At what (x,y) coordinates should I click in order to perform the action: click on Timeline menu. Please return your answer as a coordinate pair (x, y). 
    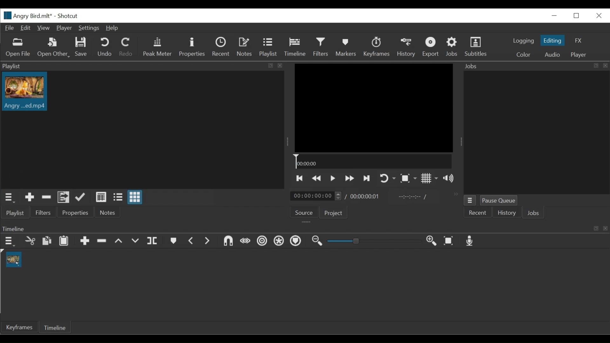
    Looking at the image, I should click on (8, 241).